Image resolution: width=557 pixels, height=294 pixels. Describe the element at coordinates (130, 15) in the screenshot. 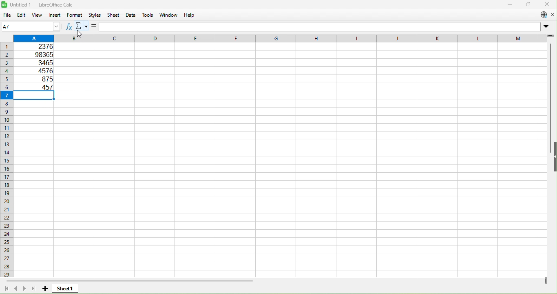

I see `Data` at that location.